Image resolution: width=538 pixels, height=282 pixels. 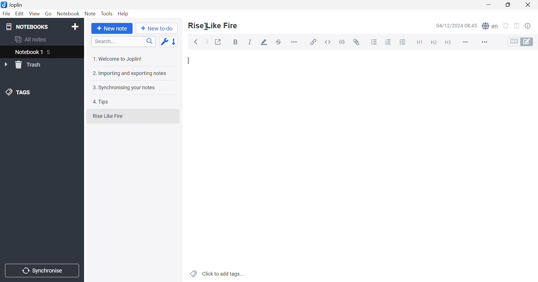 What do you see at coordinates (509, 5) in the screenshot?
I see `Restore Down` at bounding box center [509, 5].